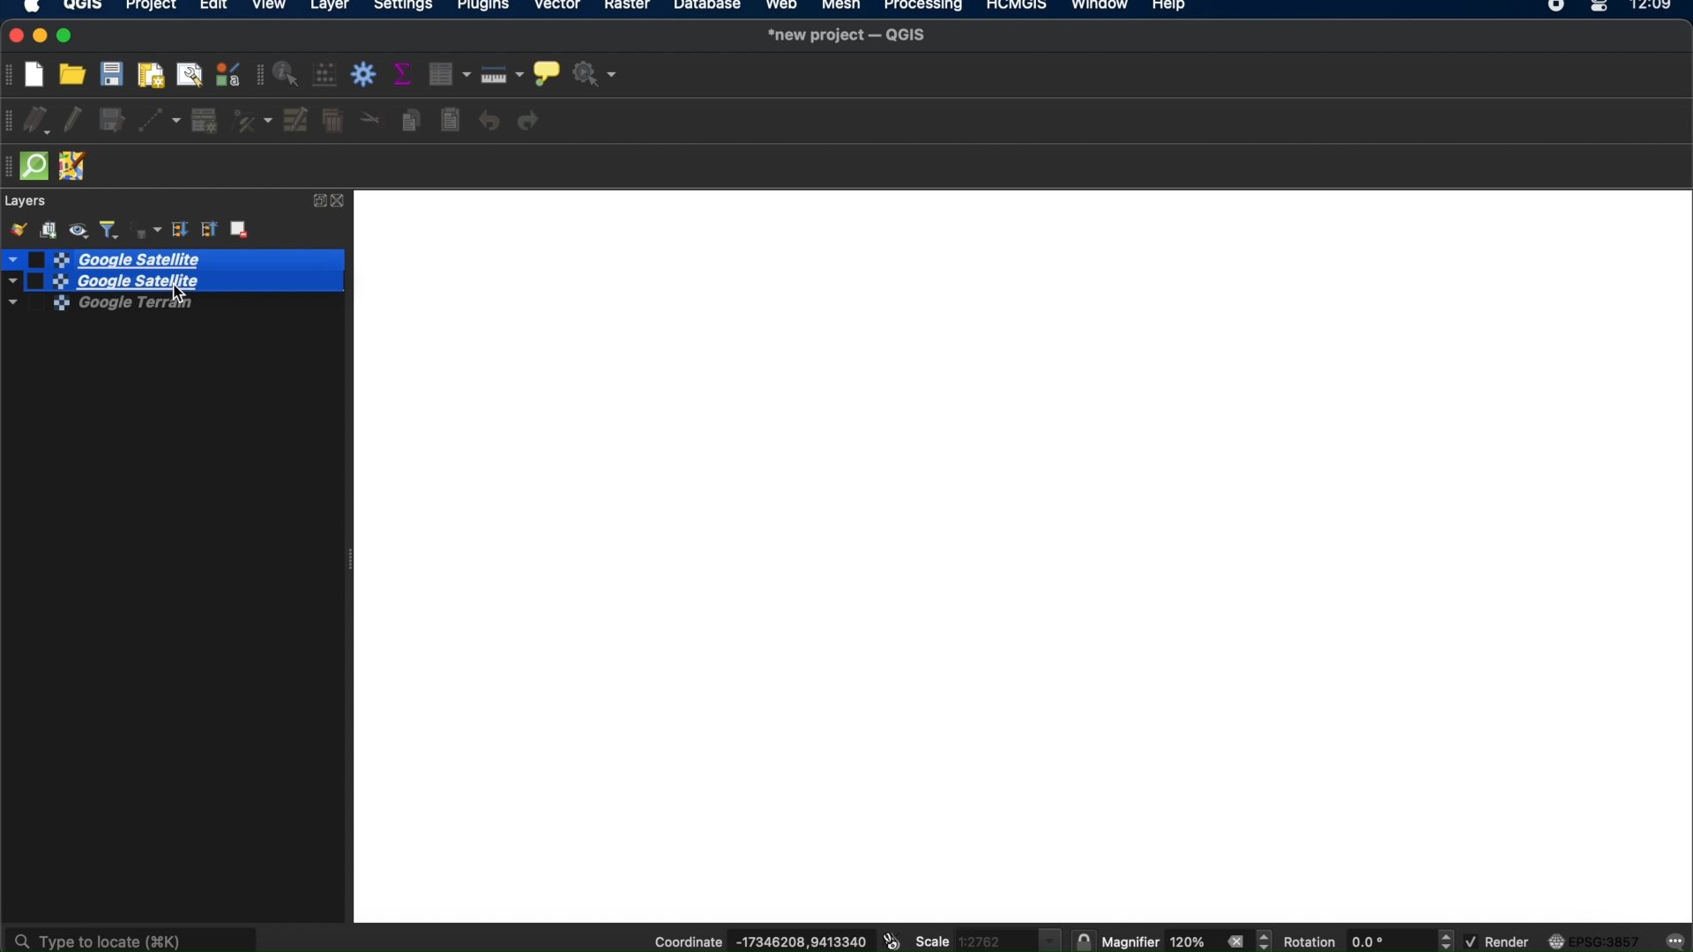 This screenshot has height=952, width=1693. I want to click on processing, so click(924, 7).